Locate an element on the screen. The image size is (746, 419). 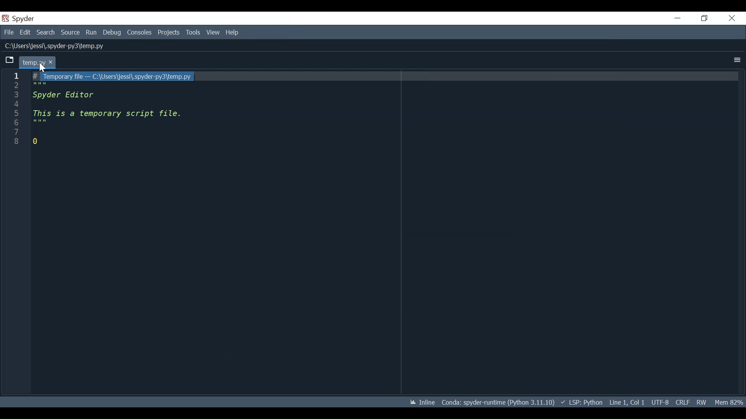
Mem 82% is located at coordinates (729, 400).